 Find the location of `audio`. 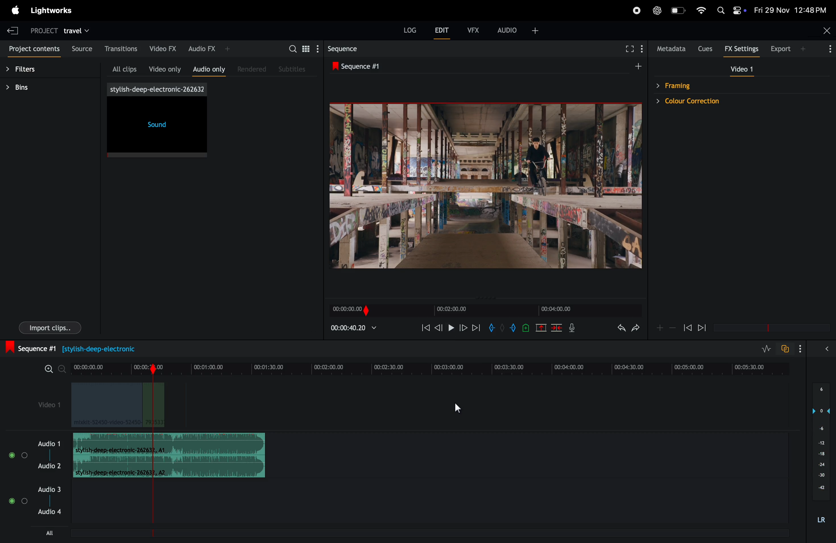

audio is located at coordinates (50, 443).